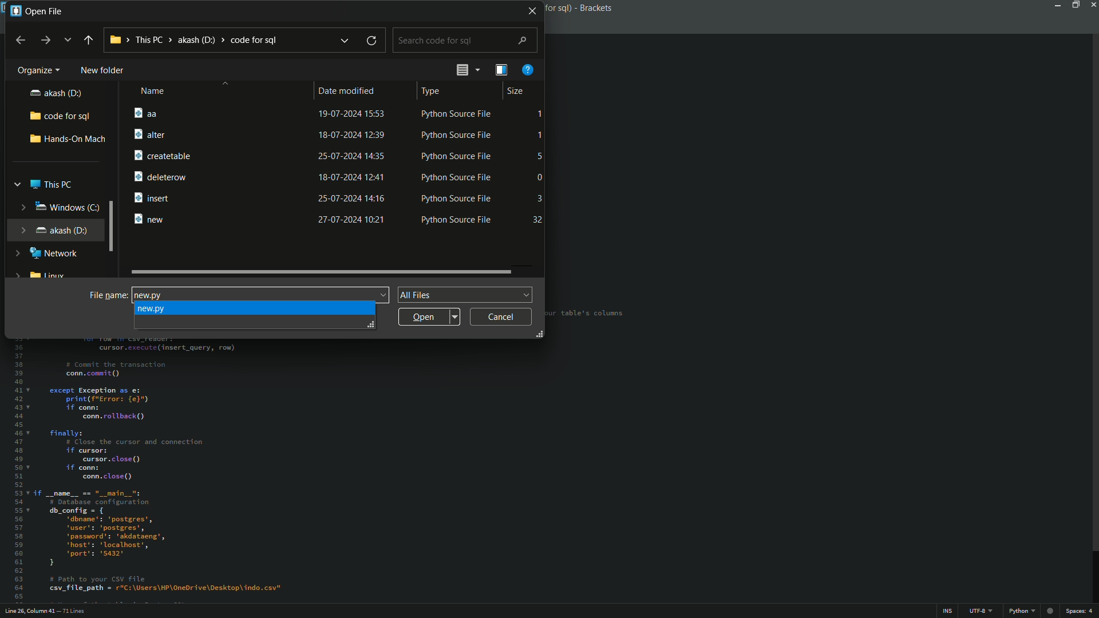 The width and height of the screenshot is (1099, 618). I want to click on new, so click(143, 295).